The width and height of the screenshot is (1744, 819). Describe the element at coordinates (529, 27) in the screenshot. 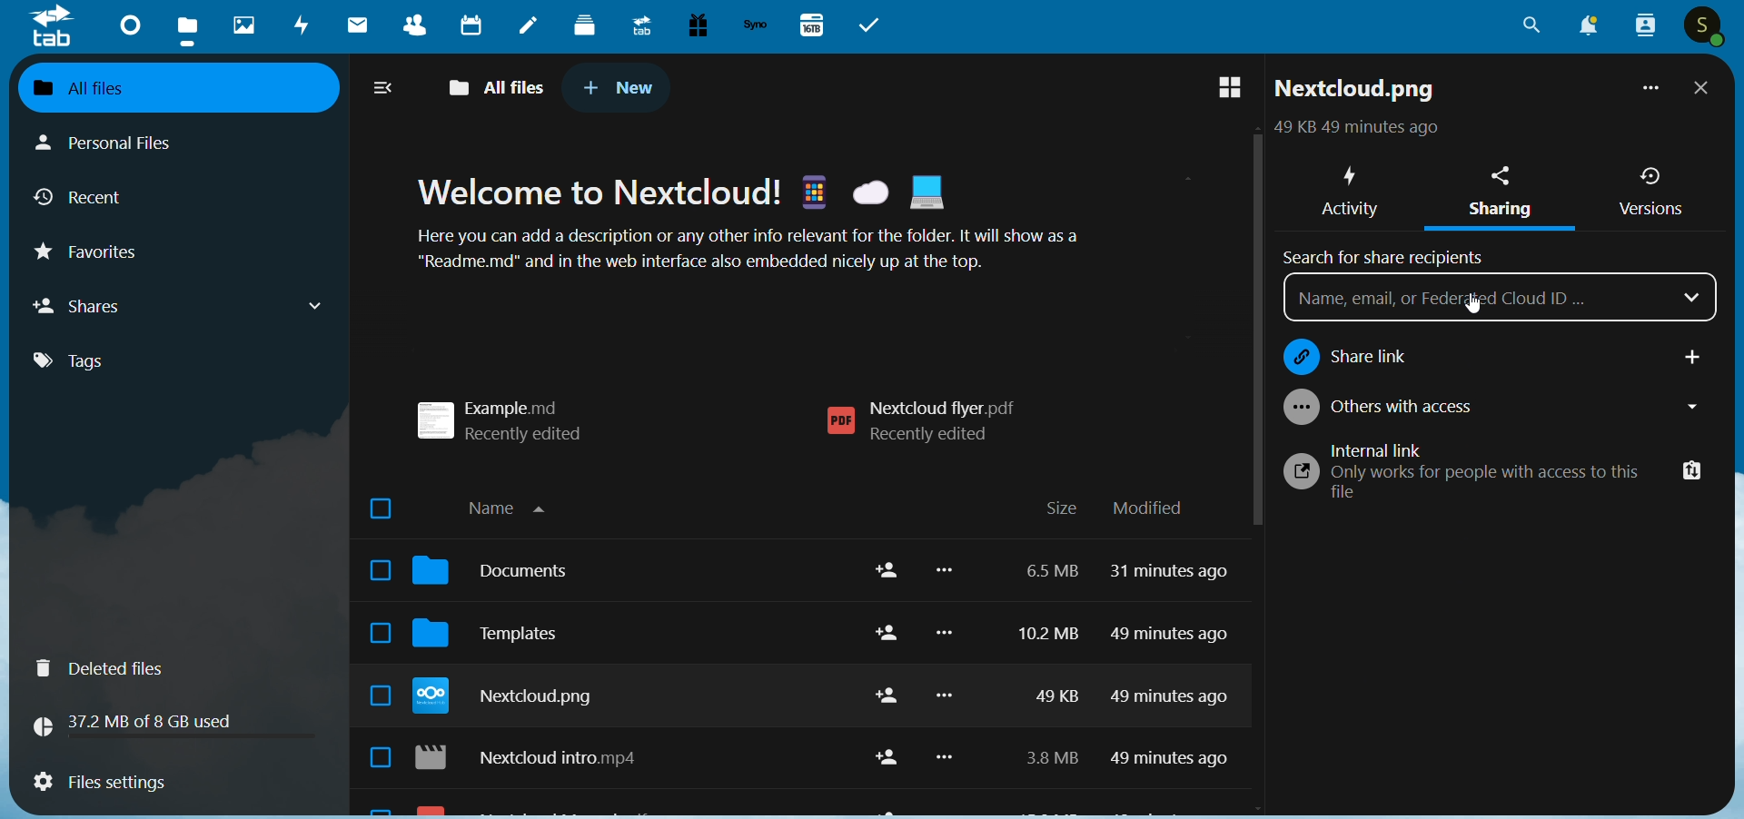

I see `notes` at that location.